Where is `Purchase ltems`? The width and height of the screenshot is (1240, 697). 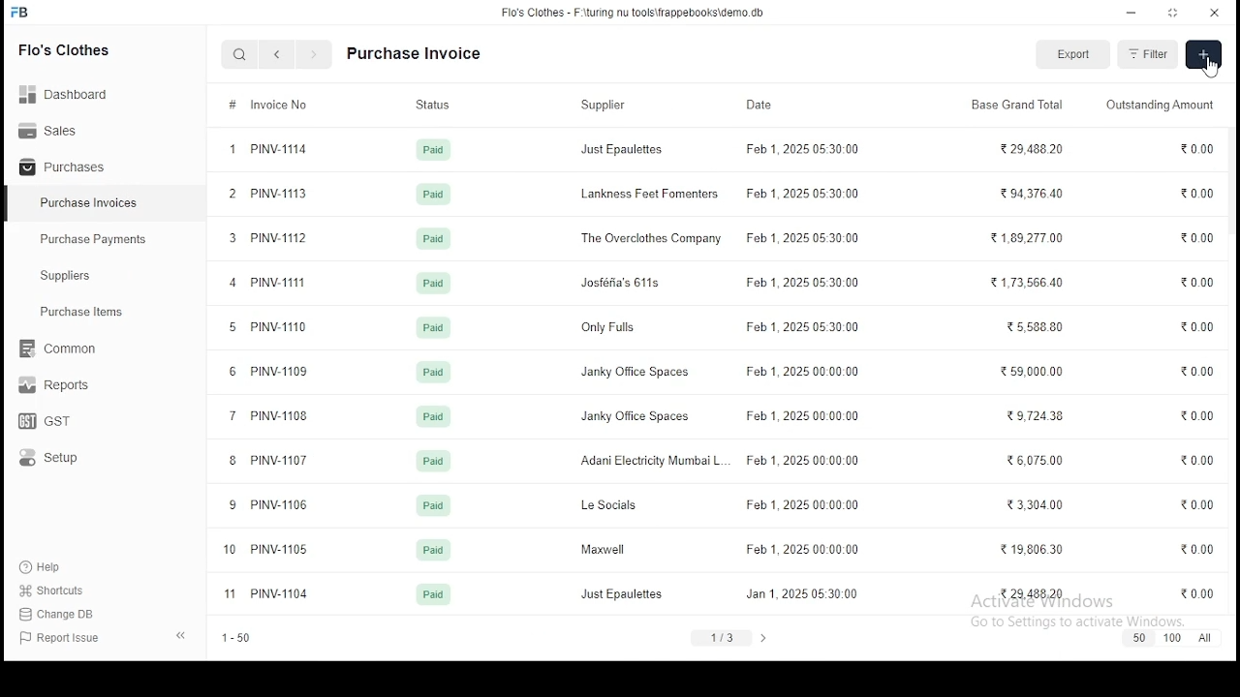 Purchase ltems is located at coordinates (73, 313).